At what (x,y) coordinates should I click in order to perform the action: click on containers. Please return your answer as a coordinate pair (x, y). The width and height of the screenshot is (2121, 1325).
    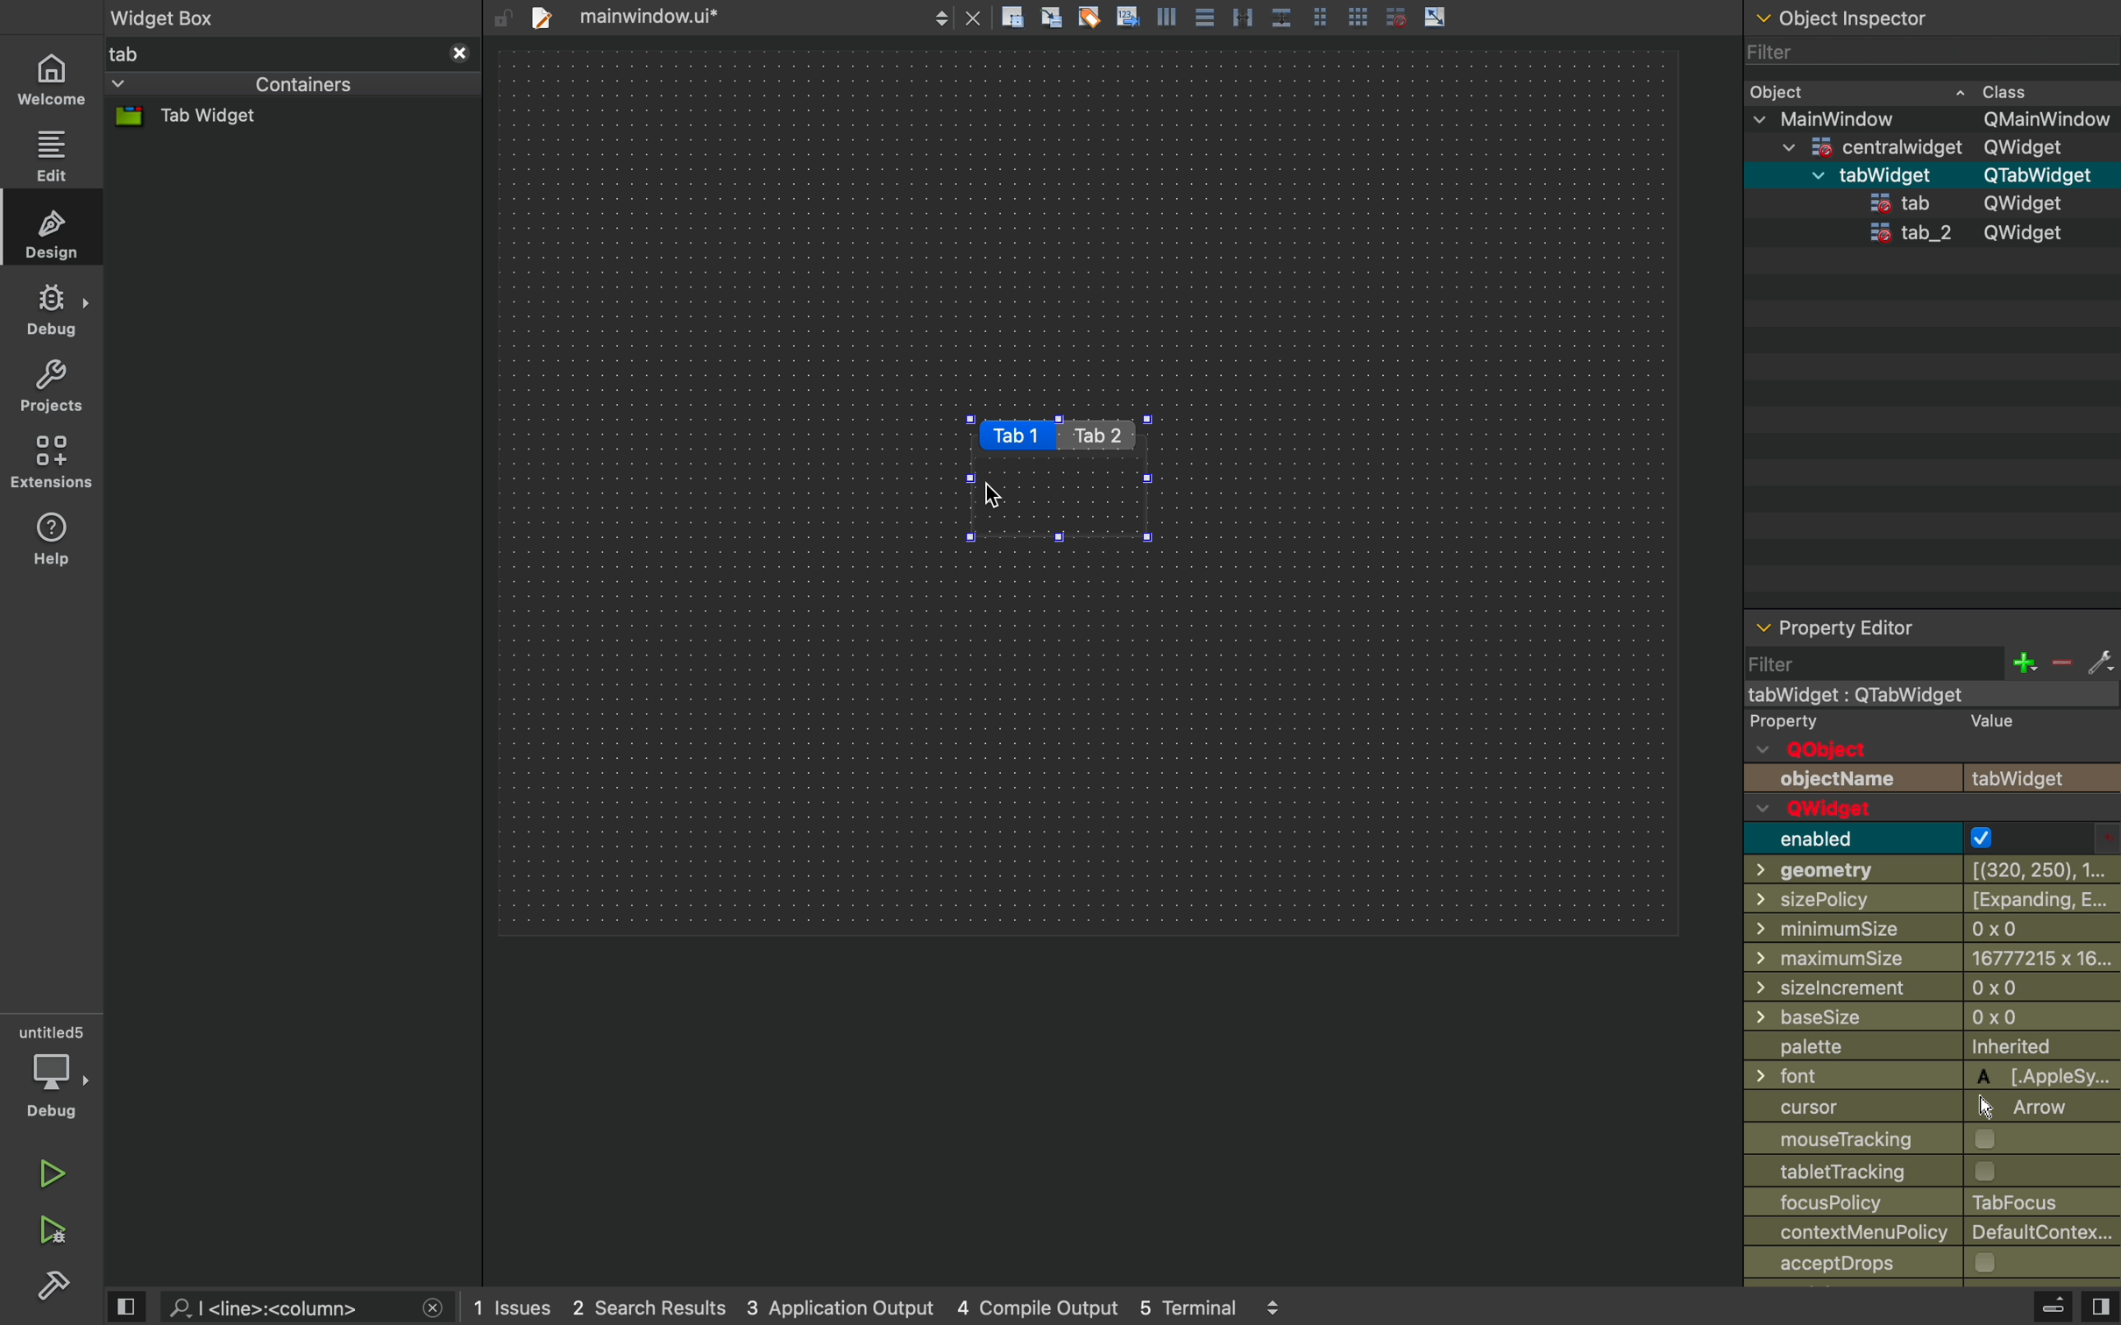
    Looking at the image, I should click on (237, 85).